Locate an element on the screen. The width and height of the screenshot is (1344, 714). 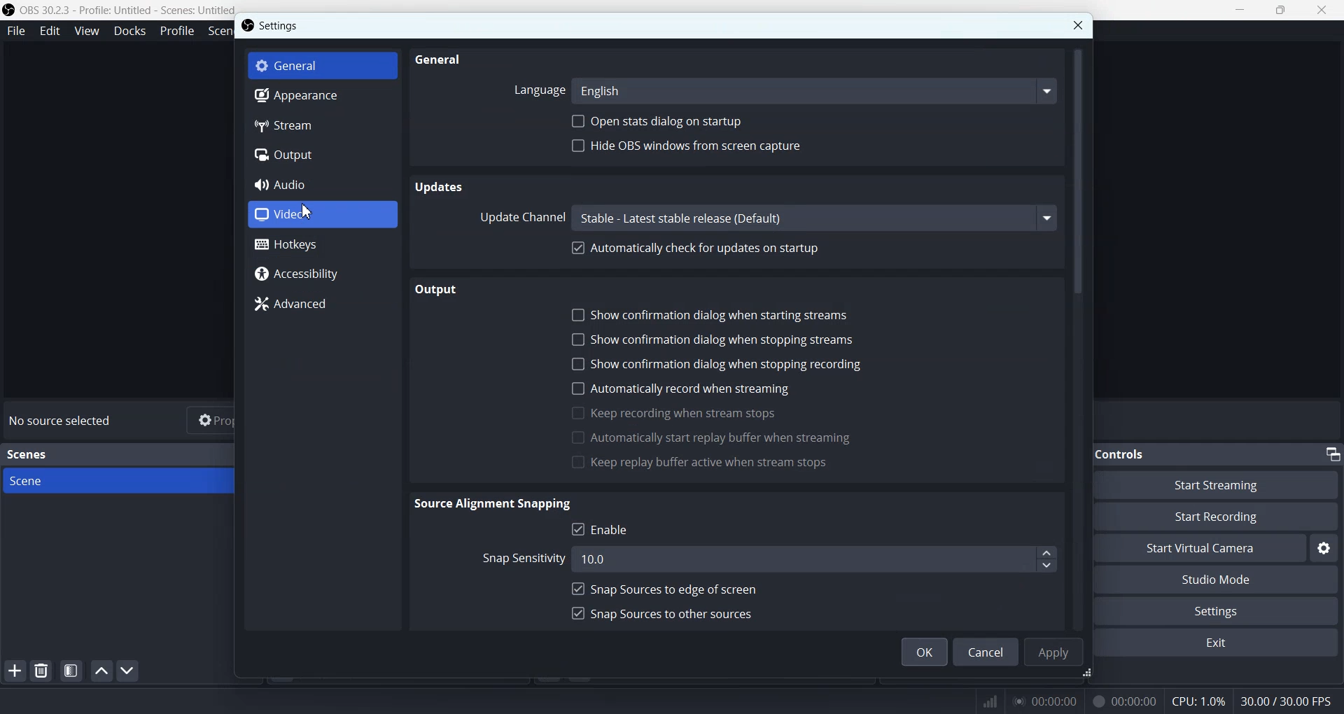
checkbox is located at coordinates (577, 314).